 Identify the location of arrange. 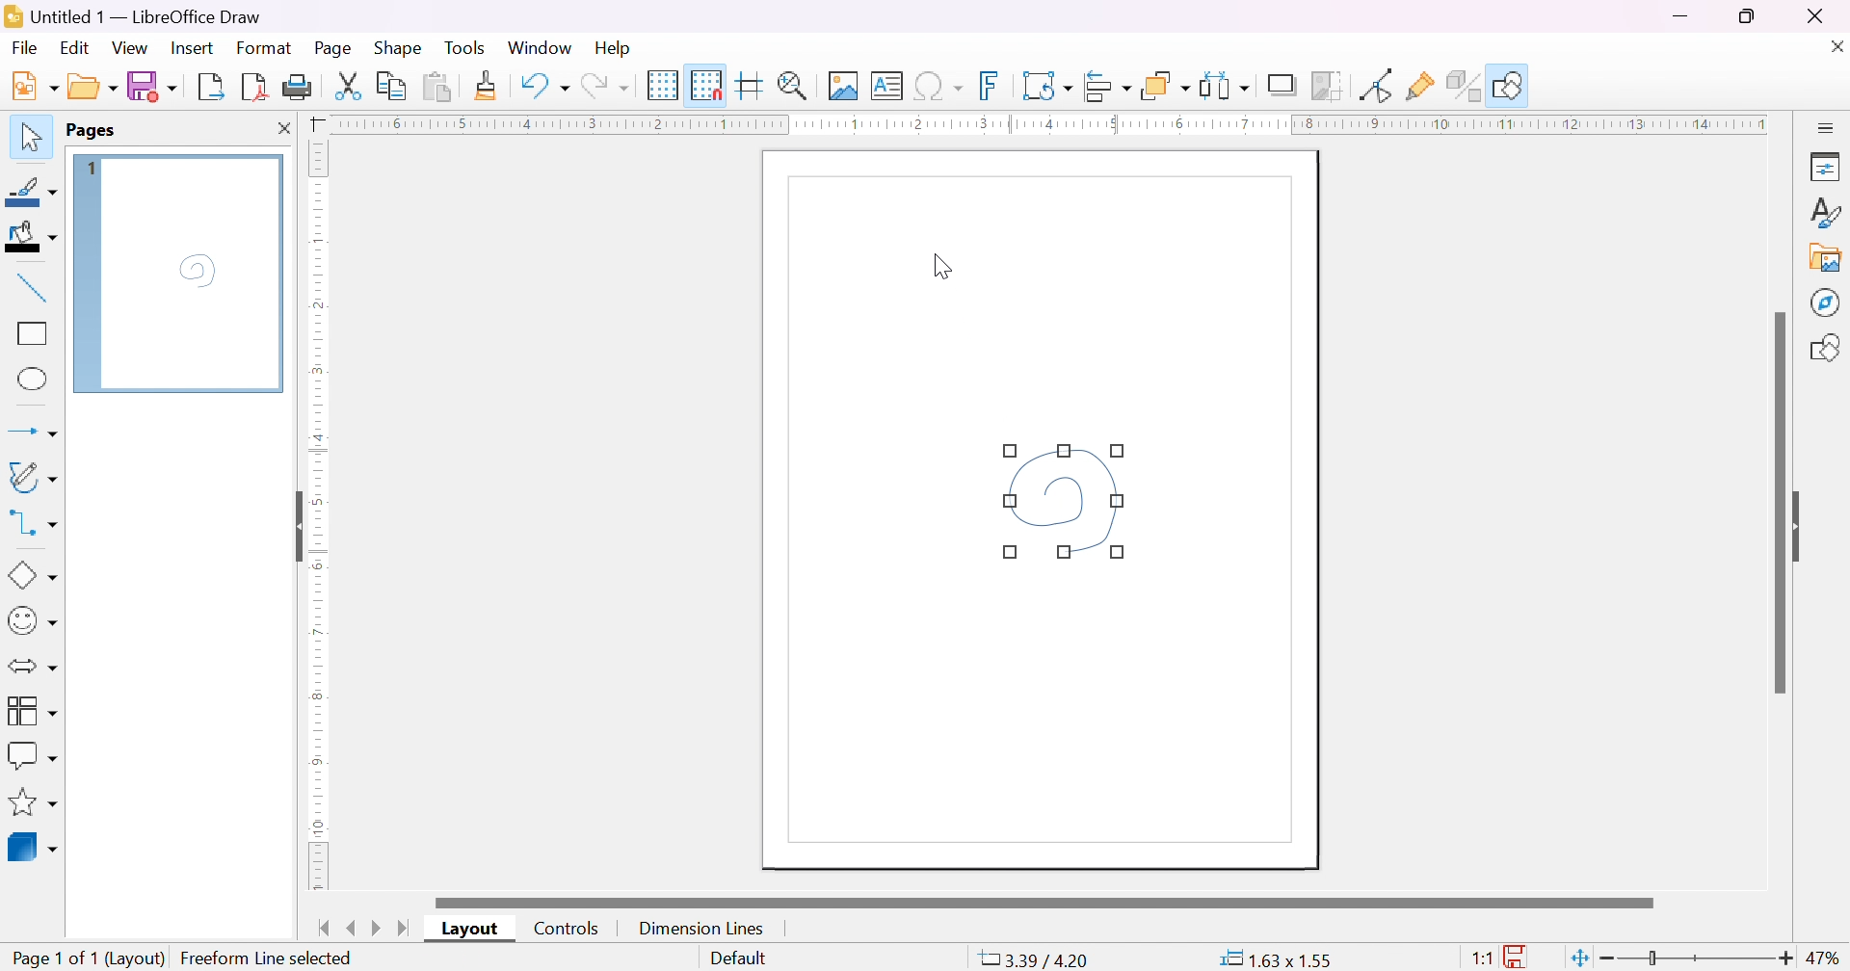
(1166, 86).